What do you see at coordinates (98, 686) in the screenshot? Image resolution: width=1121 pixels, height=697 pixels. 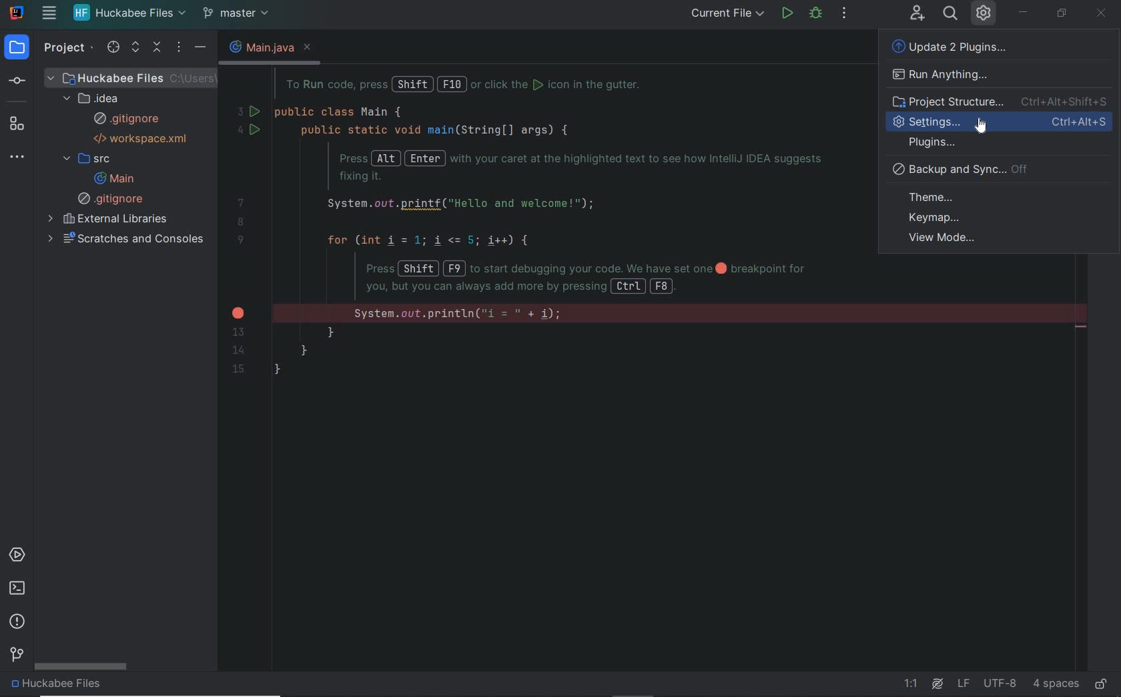 I see `project file name` at bounding box center [98, 686].